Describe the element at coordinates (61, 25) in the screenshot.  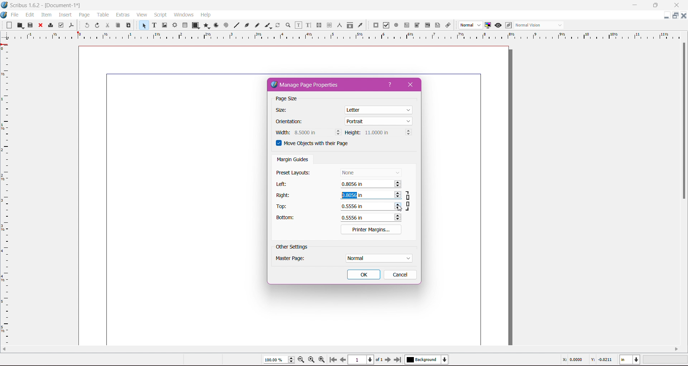
I see `Preflight Verifier` at that location.